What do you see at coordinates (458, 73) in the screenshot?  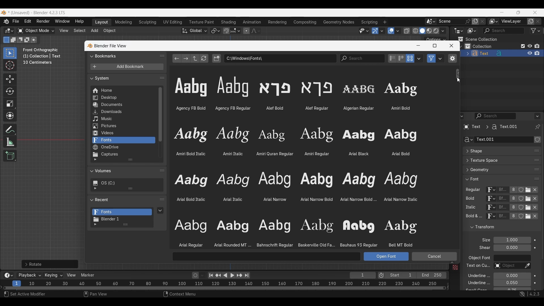 I see `Show path history` at bounding box center [458, 73].